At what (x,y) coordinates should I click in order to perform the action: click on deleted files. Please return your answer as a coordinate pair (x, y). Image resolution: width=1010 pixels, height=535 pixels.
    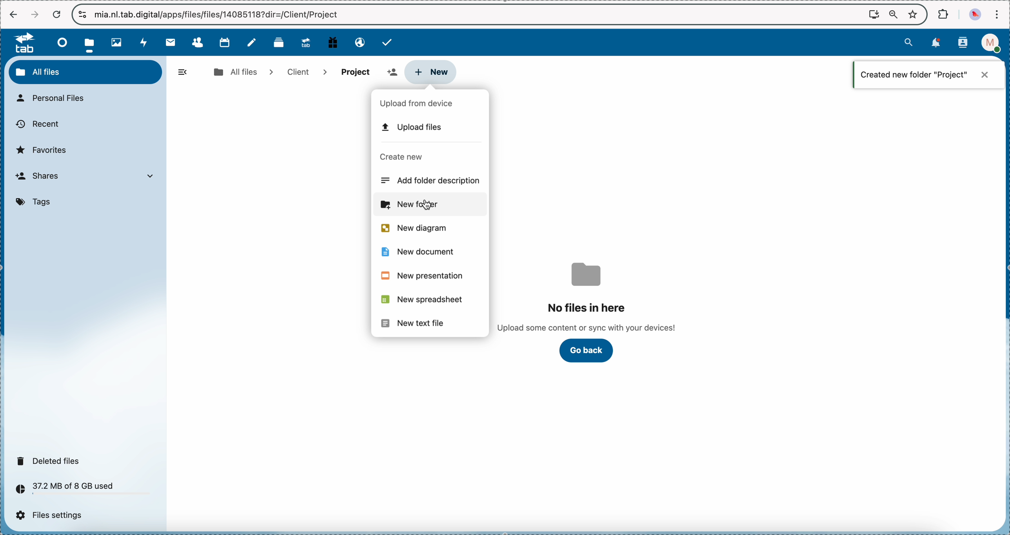
    Looking at the image, I should click on (51, 461).